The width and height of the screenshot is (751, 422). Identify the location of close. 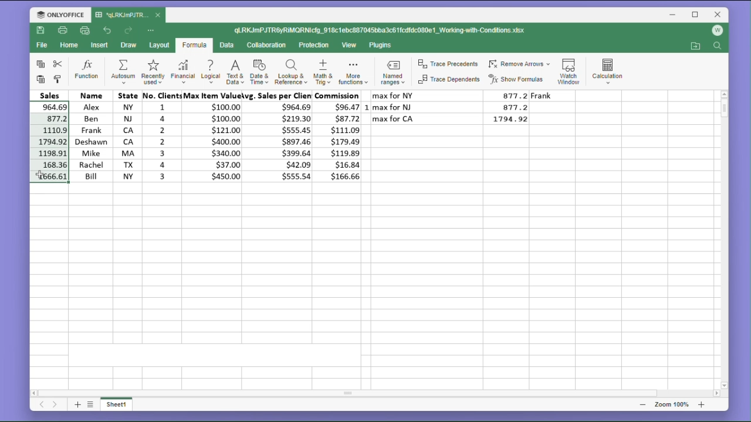
(718, 14).